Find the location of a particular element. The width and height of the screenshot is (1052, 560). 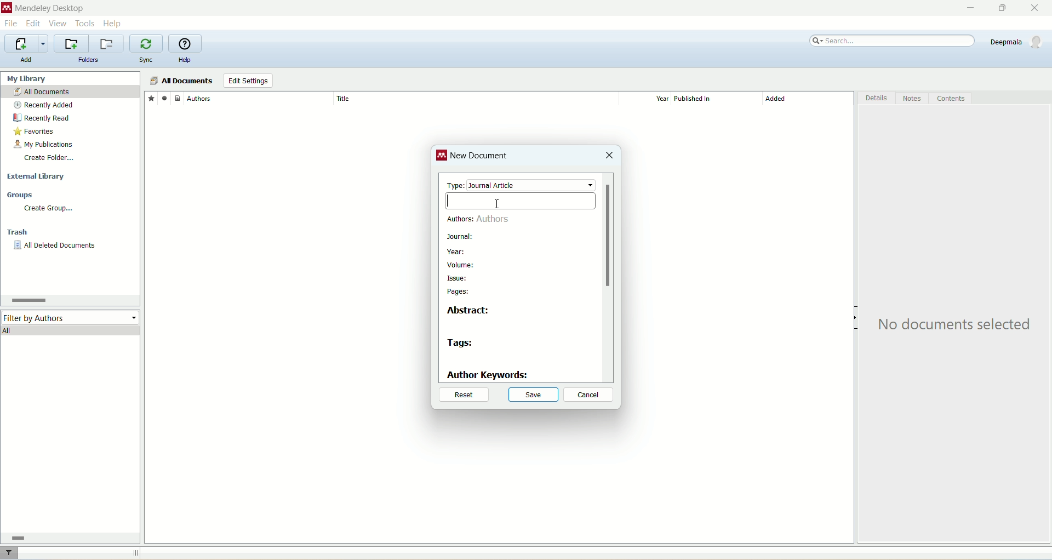

my library is located at coordinates (28, 78).